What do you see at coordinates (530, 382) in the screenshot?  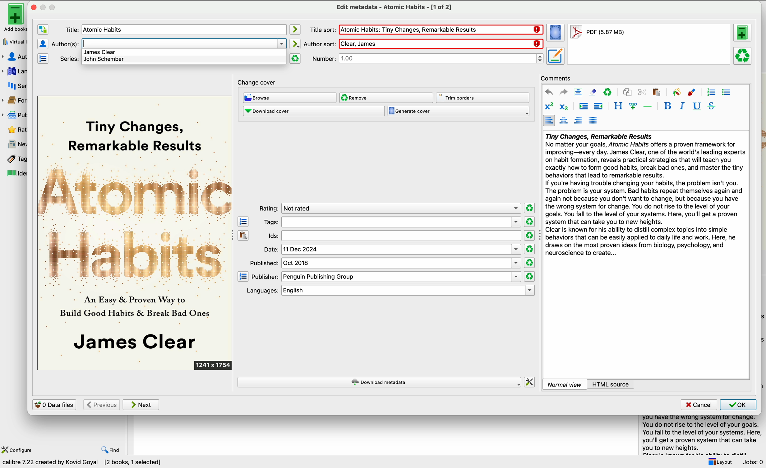 I see `change how calibre downloads metadata` at bounding box center [530, 382].